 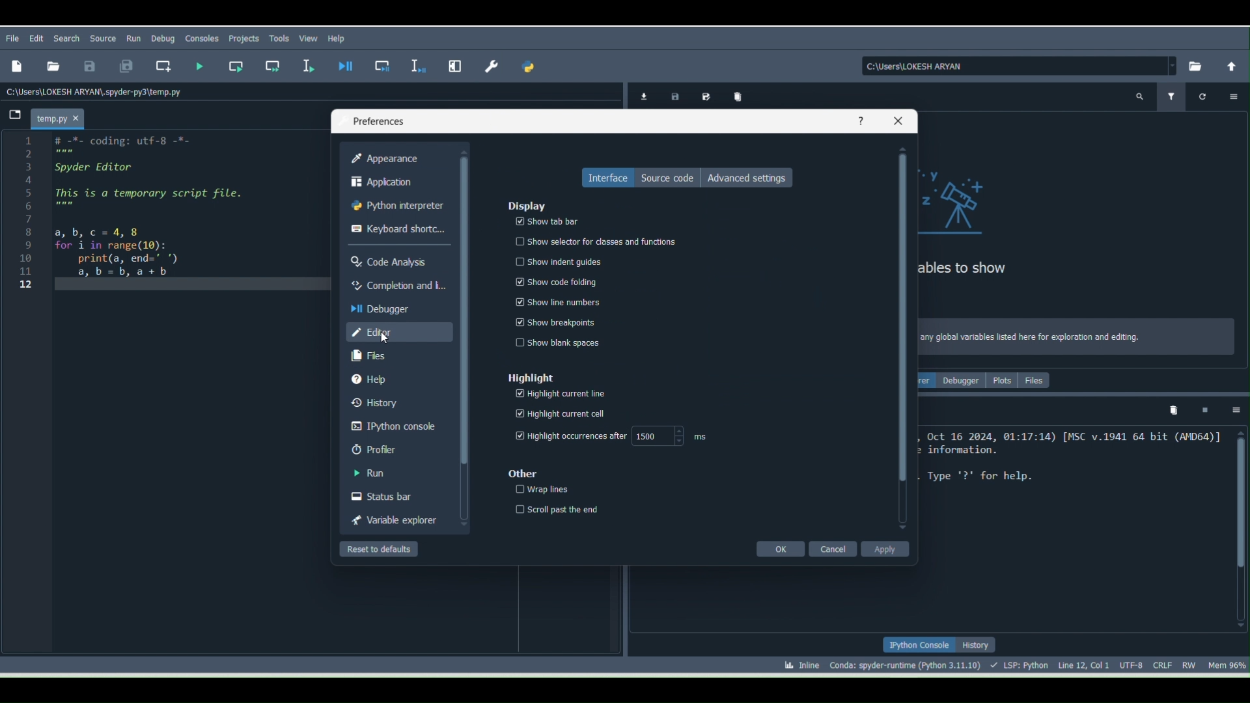 I want to click on Source Code, so click(x=664, y=177).